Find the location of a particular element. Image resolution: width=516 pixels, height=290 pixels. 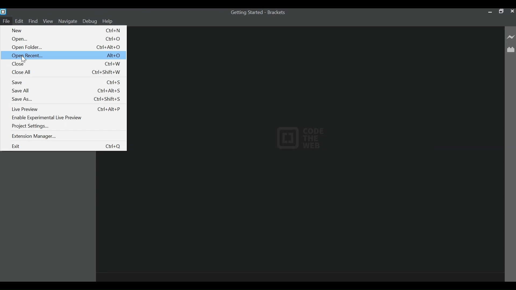

Bracket Desktop Icon is located at coordinates (4, 12).